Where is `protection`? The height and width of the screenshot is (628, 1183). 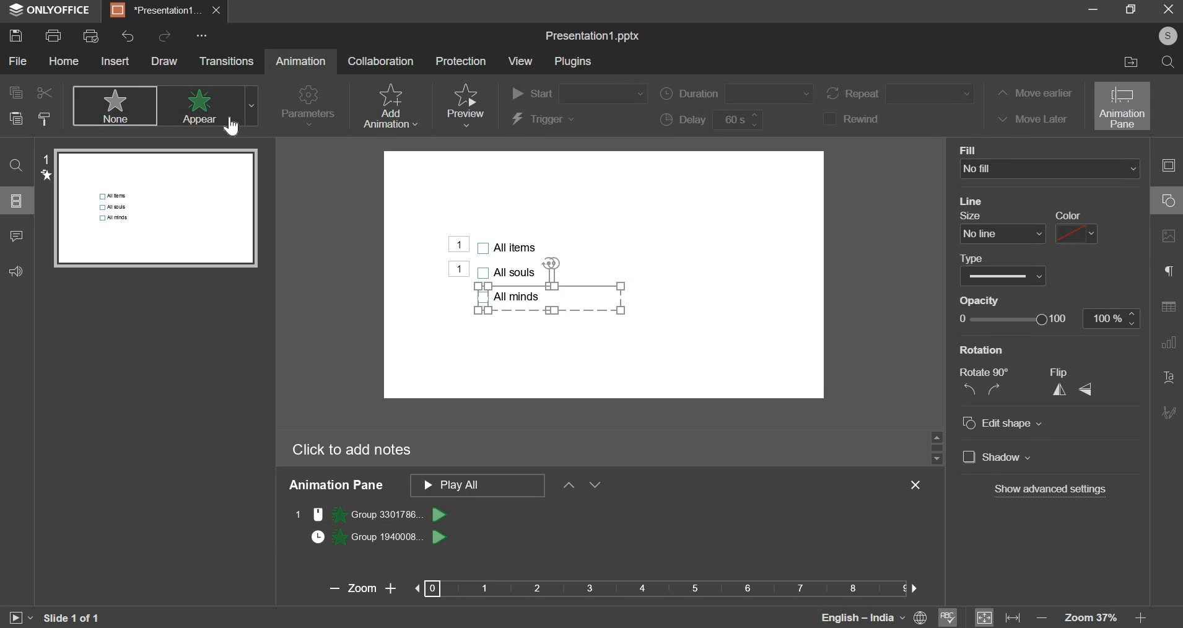
protection is located at coordinates (459, 61).